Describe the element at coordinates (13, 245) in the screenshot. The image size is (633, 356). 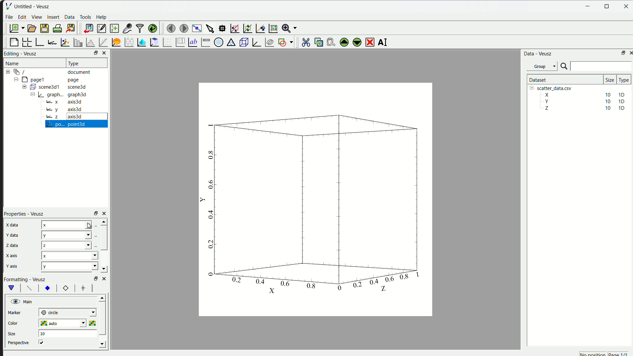
I see `z data` at that location.